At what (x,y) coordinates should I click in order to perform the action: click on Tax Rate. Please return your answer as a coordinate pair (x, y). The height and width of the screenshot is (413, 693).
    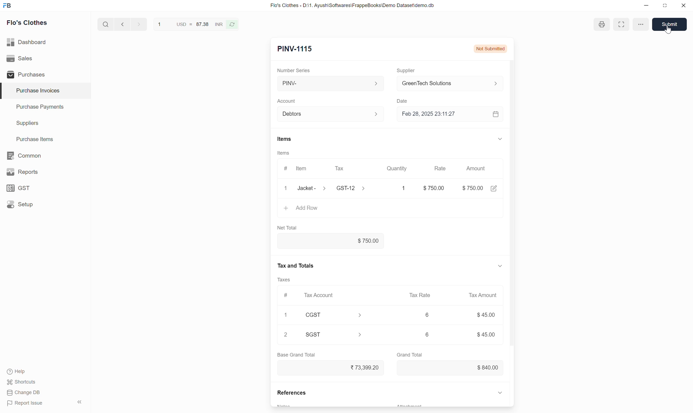
    Looking at the image, I should click on (420, 295).